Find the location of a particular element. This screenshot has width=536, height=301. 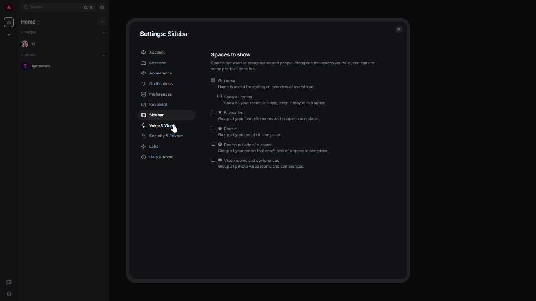

labs is located at coordinates (151, 147).